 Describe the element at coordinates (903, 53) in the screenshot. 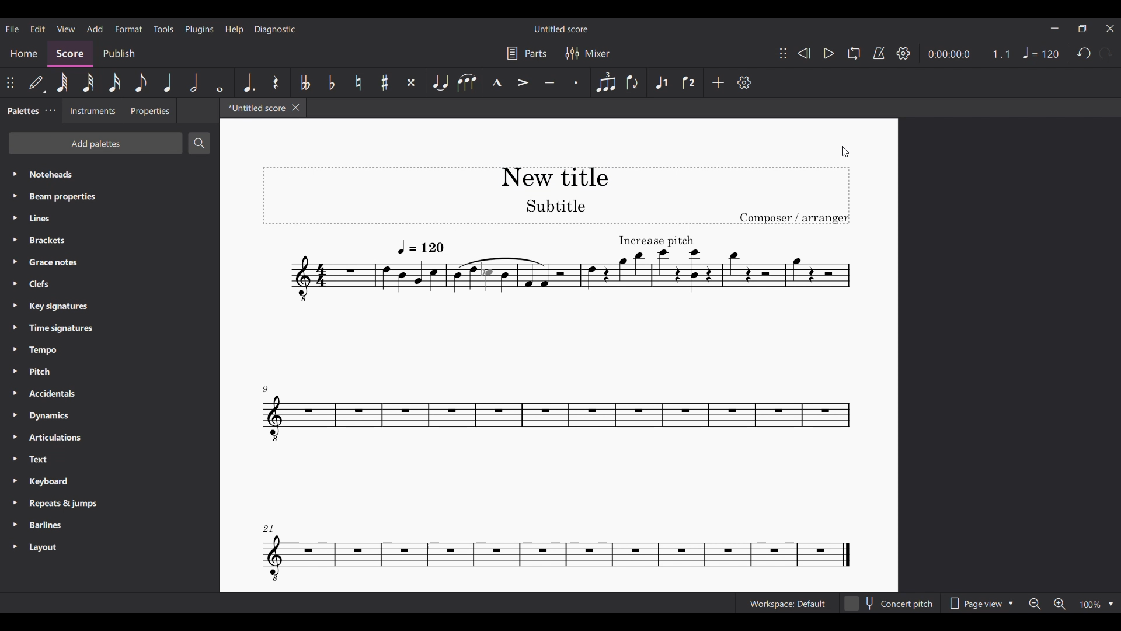

I see `Settings` at that location.